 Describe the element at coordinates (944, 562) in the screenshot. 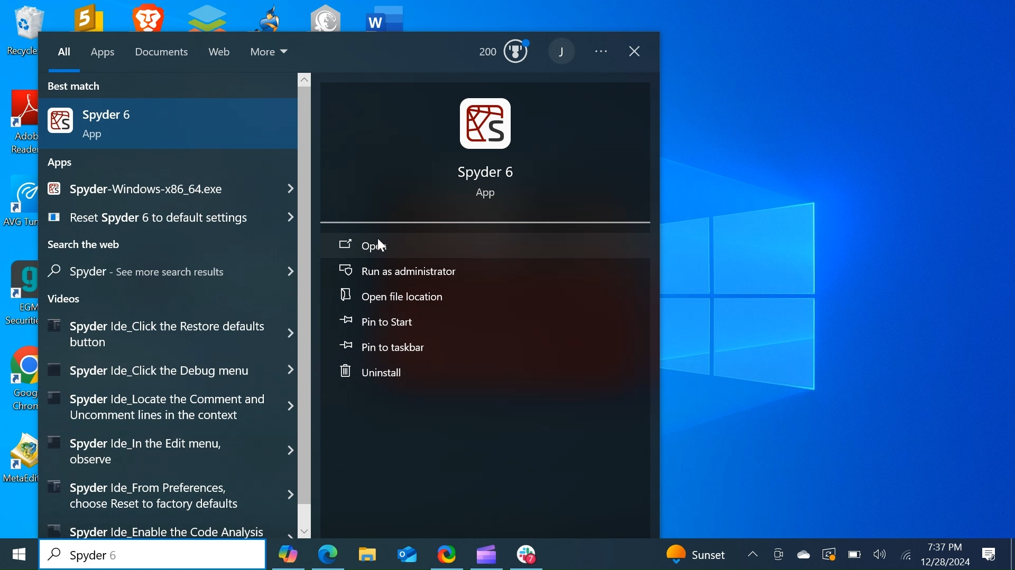

I see `Date` at that location.